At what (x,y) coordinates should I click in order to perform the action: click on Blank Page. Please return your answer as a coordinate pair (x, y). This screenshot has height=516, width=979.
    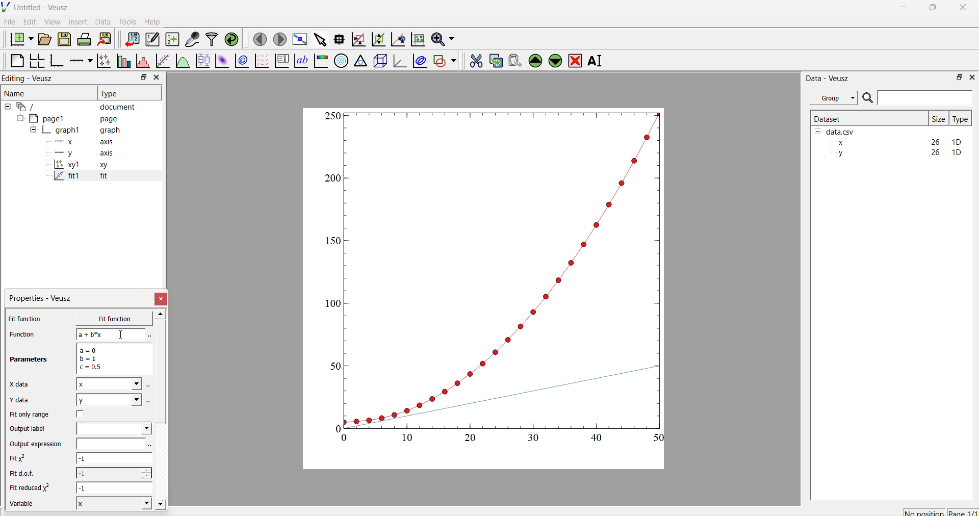
    Looking at the image, I should click on (17, 61).